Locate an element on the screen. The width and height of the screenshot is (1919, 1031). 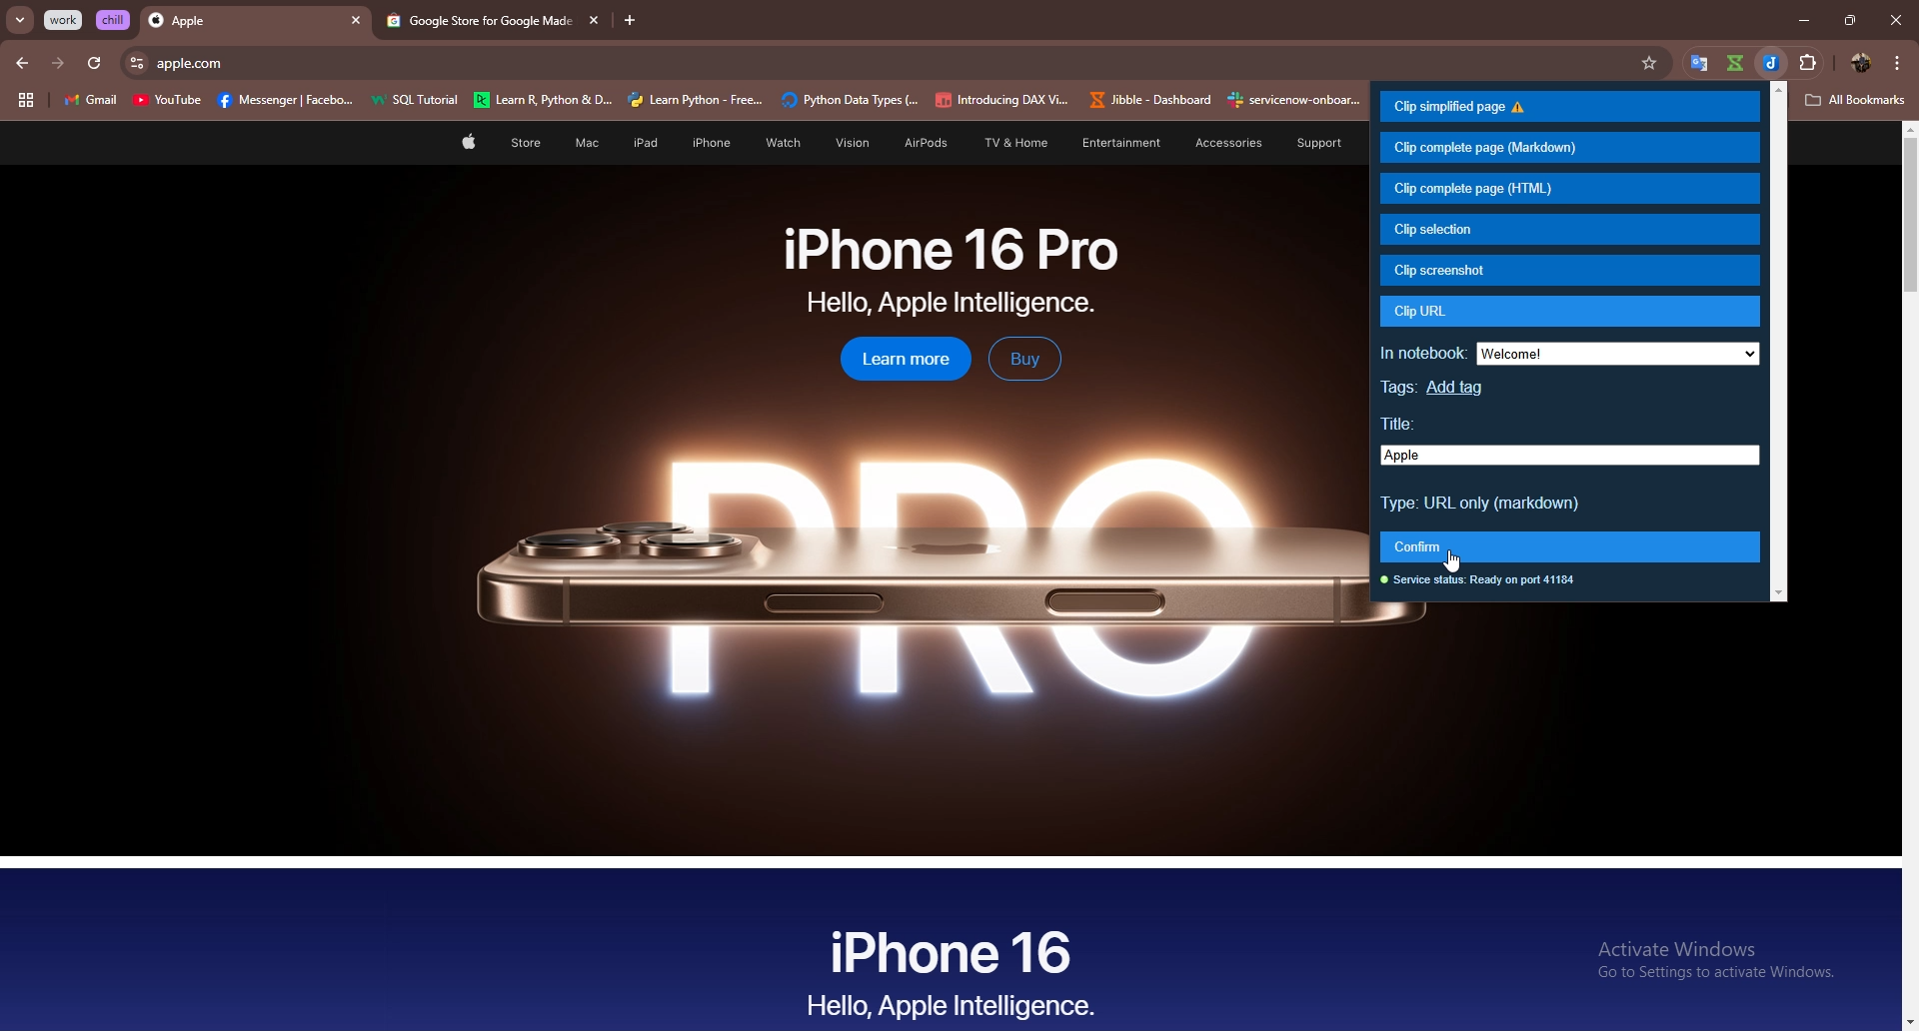
clip url is located at coordinates (1568, 312).